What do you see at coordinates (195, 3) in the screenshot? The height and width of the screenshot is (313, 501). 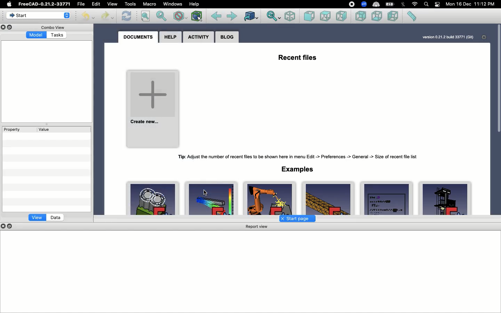 I see `Help` at bounding box center [195, 3].